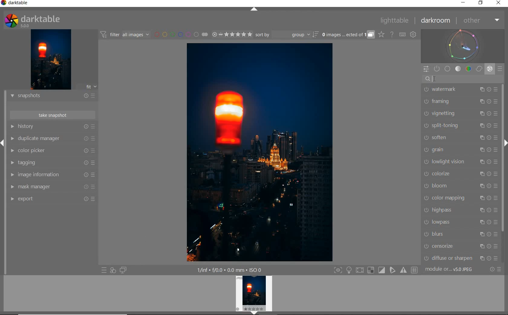  Describe the element at coordinates (444, 126) in the screenshot. I see `SPLIT-TONING` at that location.